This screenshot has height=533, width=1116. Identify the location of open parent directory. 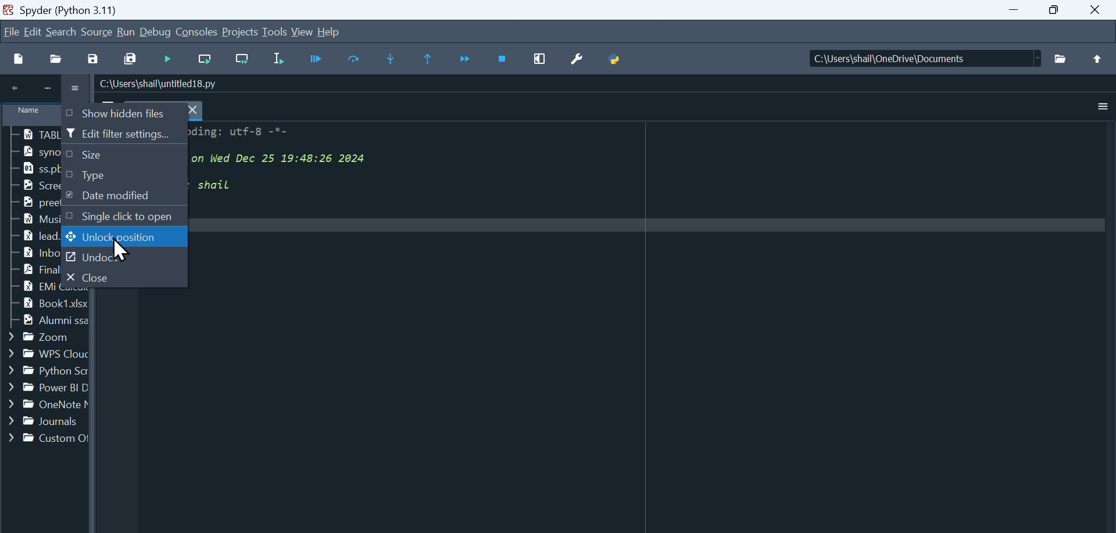
(1098, 59).